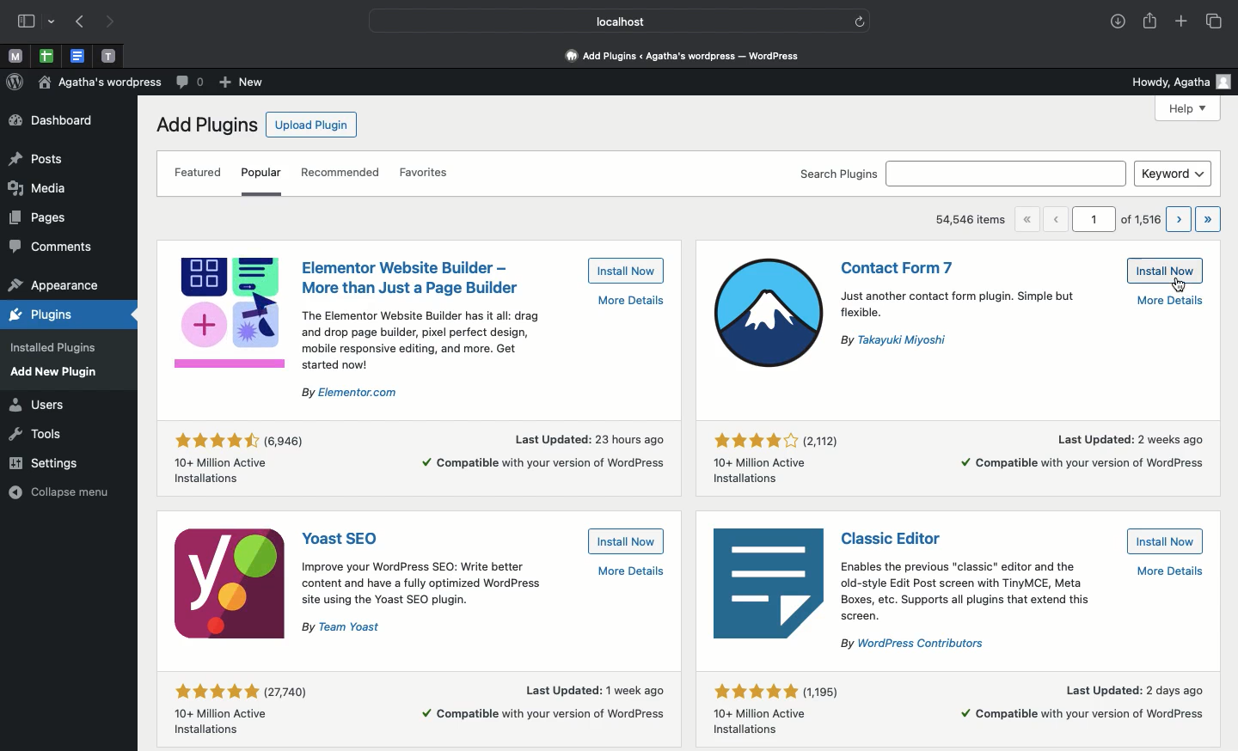 This screenshot has width=1238, height=751. Describe the element at coordinates (900, 268) in the screenshot. I see `Contact form 7` at that location.